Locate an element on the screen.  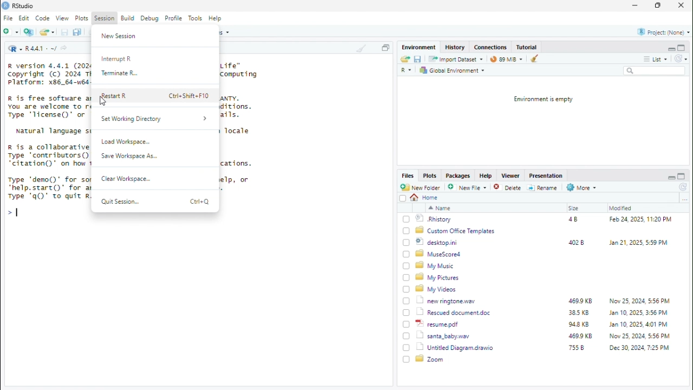
share is located at coordinates (64, 48).